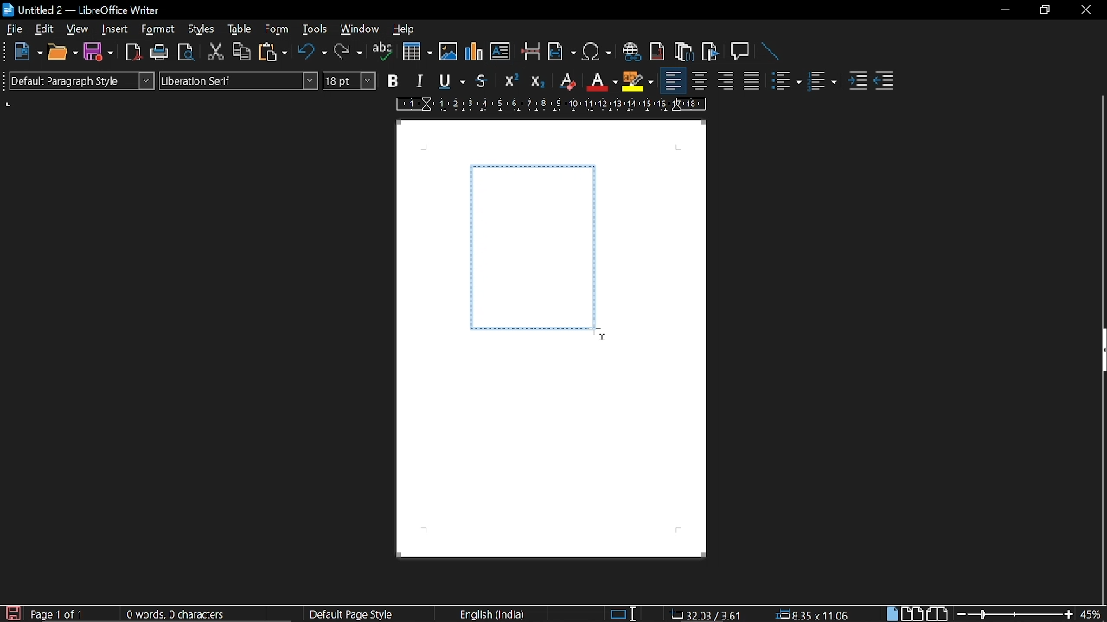 The image size is (1107, 622). What do you see at coordinates (673, 81) in the screenshot?
I see `align left` at bounding box center [673, 81].